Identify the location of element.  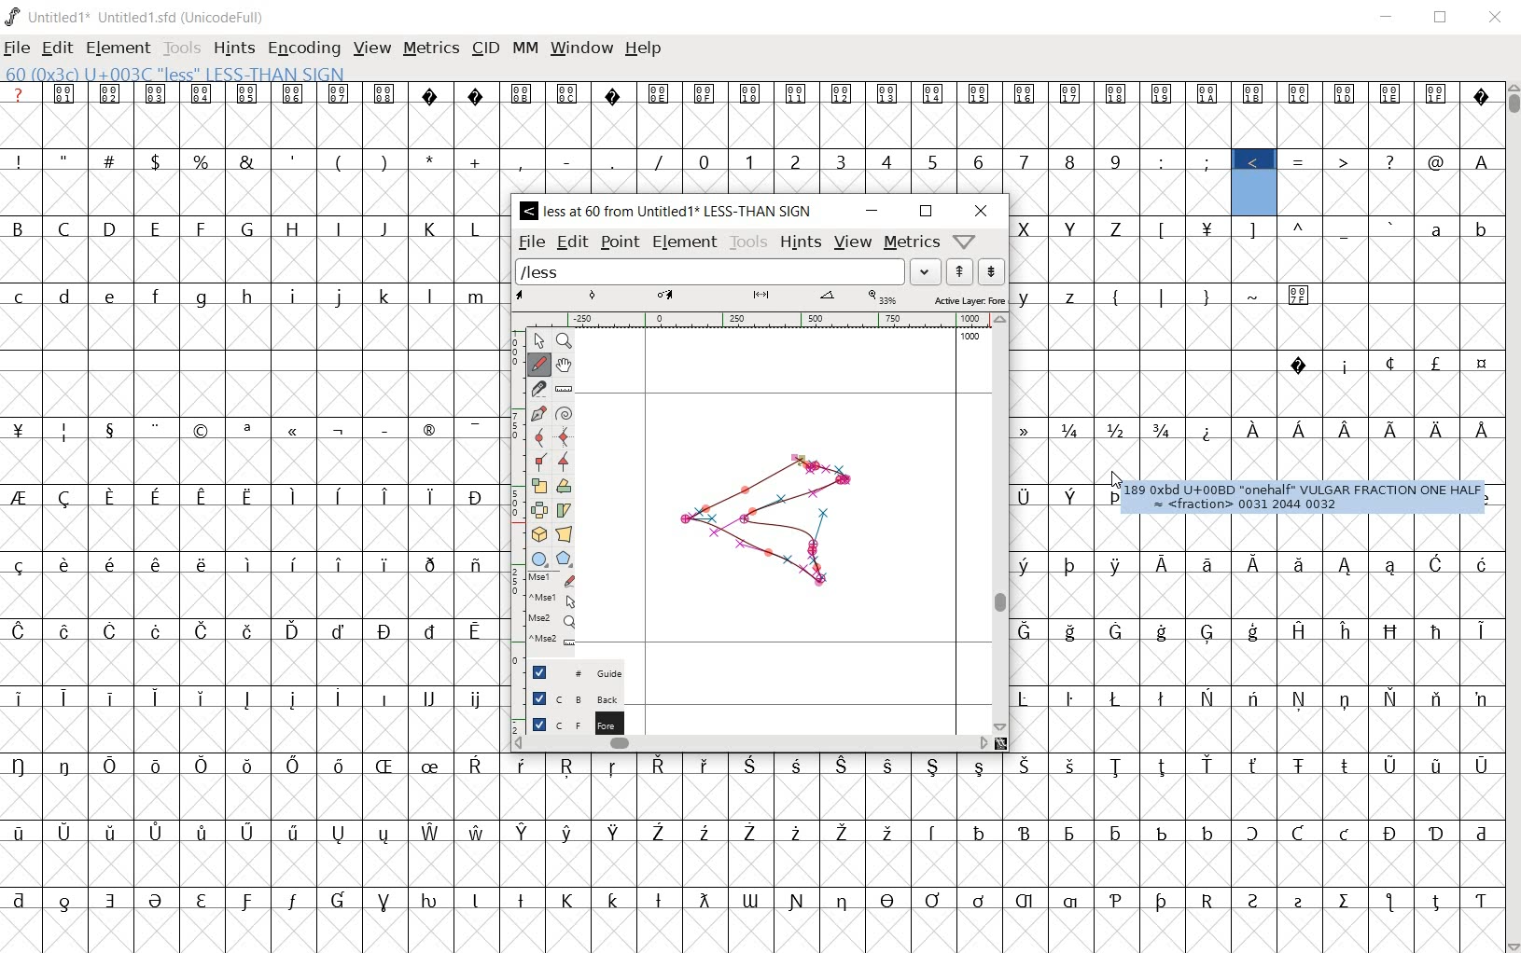
(686, 243).